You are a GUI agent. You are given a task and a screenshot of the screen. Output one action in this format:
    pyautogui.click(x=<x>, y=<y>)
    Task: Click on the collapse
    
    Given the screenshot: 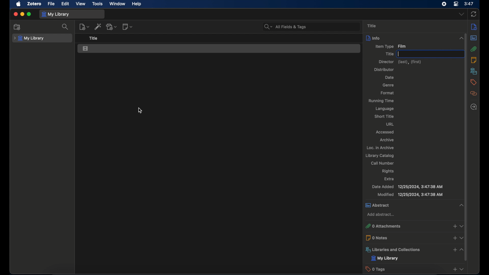 What is the action you would take?
    pyautogui.click(x=461, y=38)
    